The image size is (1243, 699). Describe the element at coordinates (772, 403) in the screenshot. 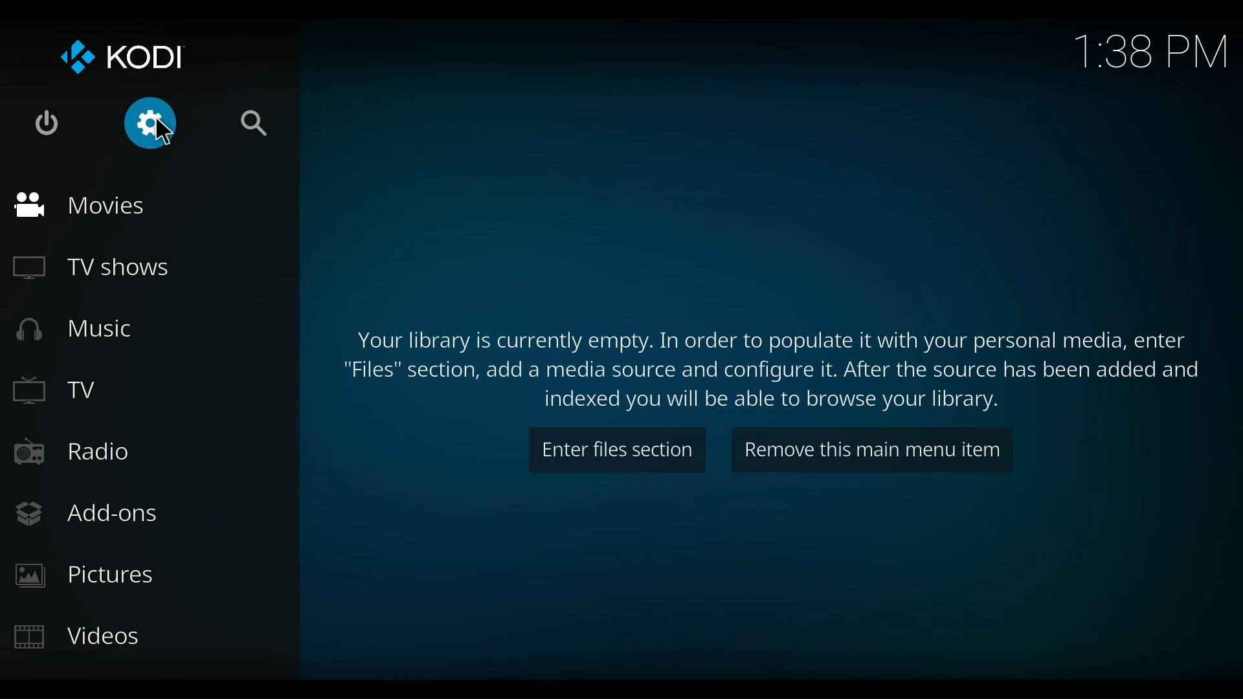

I see `Indexed you will be able to browse your library` at that location.